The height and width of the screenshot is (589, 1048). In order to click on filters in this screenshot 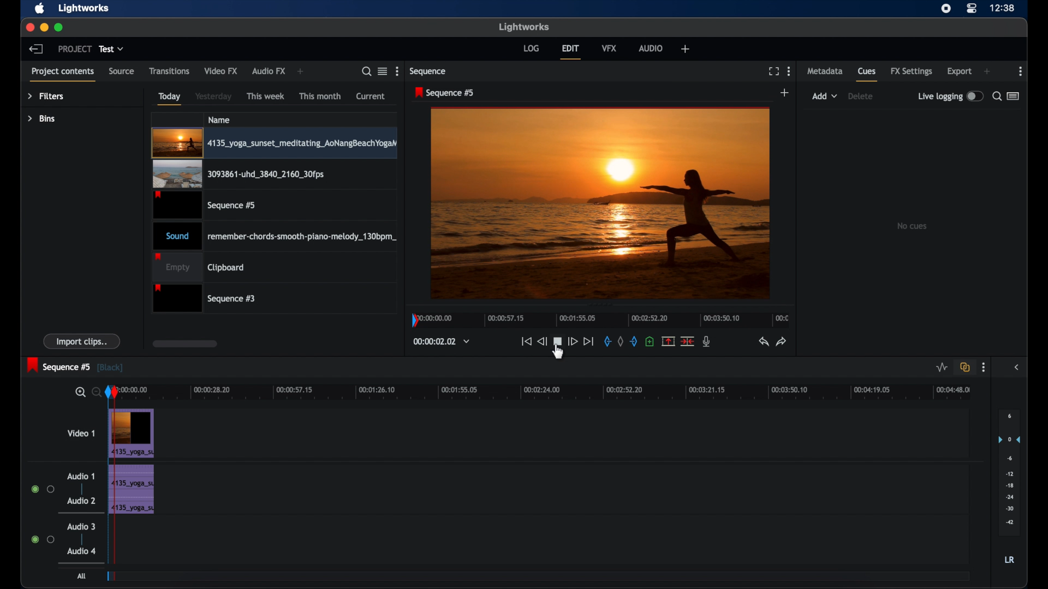, I will do `click(45, 97)`.